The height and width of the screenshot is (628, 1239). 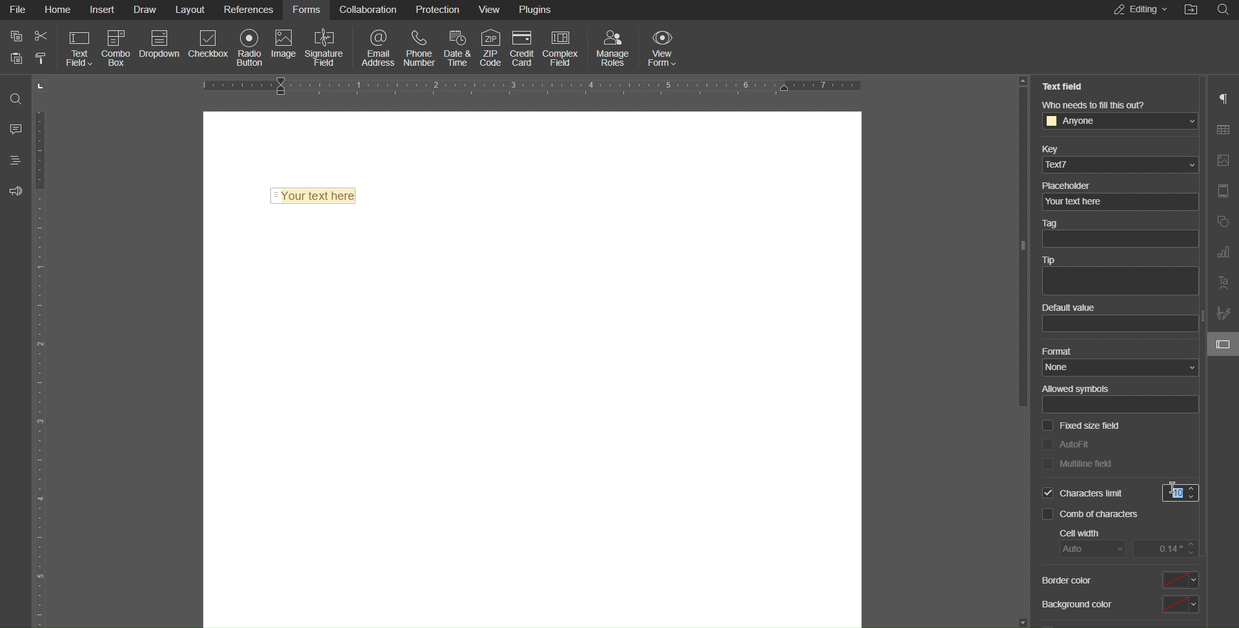 I want to click on Tag, so click(x=1118, y=235).